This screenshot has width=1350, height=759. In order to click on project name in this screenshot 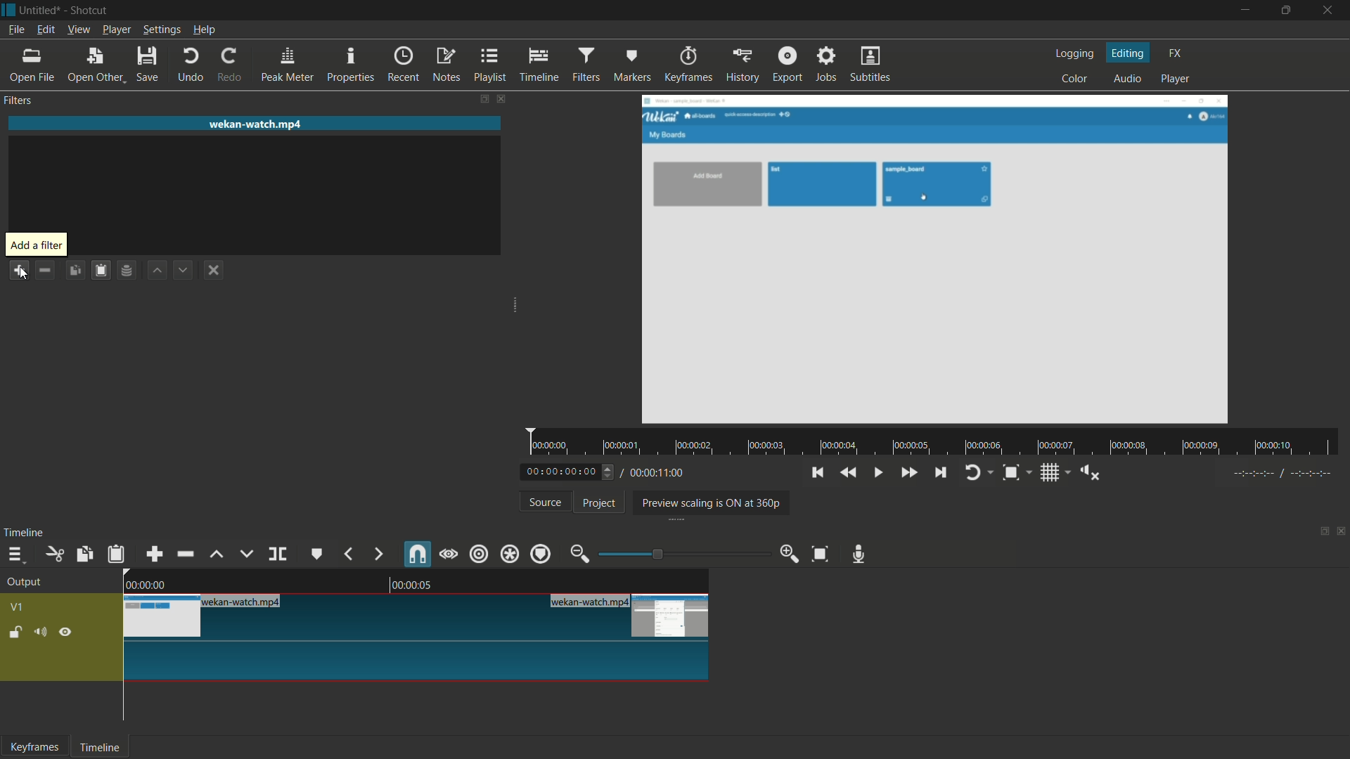, I will do `click(41, 11)`.